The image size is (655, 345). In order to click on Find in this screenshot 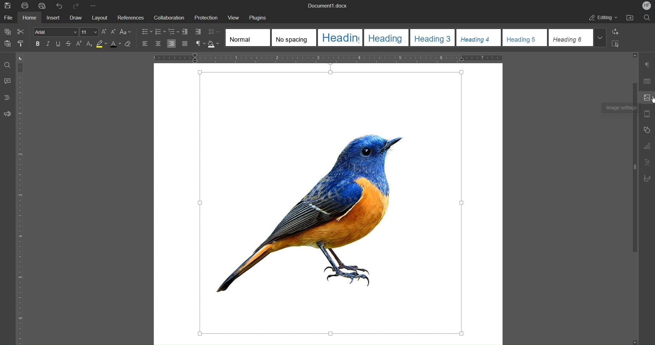, I will do `click(646, 18)`.